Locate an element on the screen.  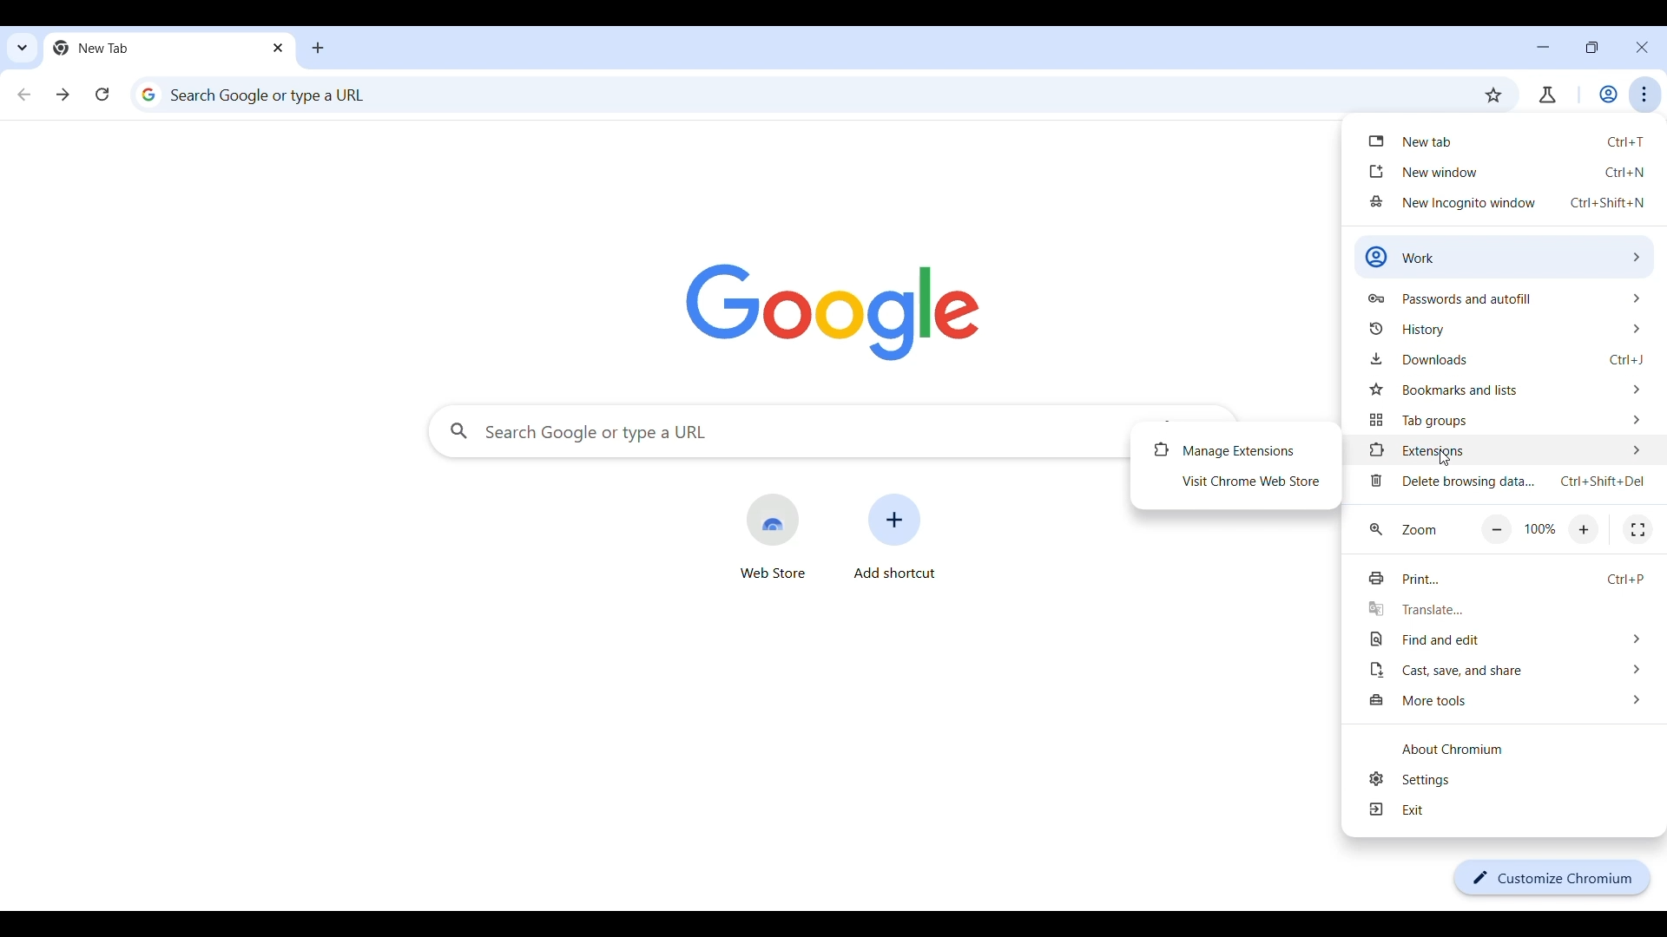
Zoom is located at coordinates (1419, 529).